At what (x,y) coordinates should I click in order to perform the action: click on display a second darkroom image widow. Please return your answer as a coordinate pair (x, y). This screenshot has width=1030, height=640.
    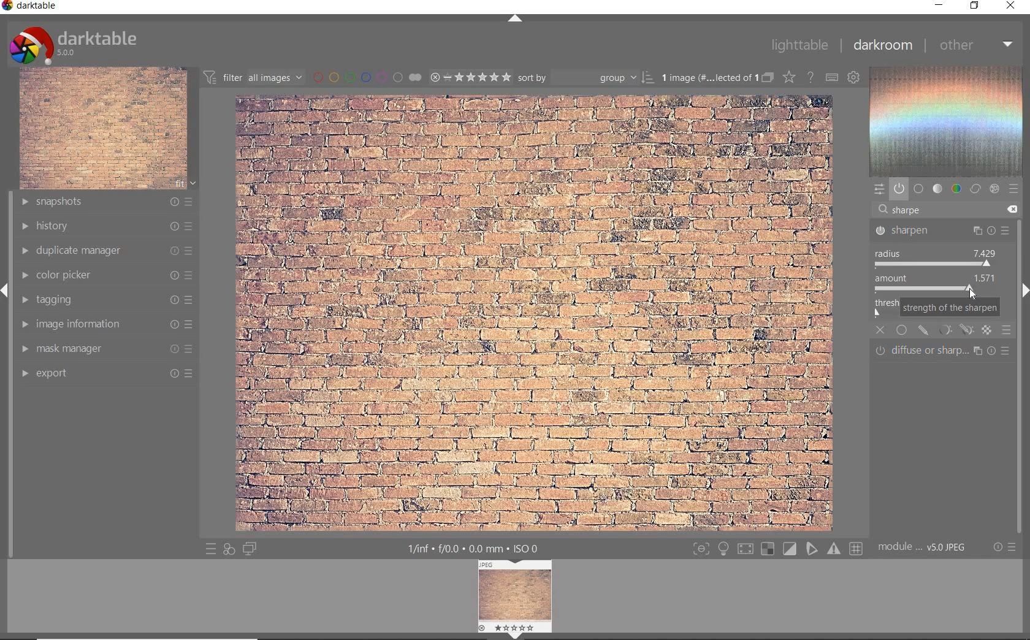
    Looking at the image, I should click on (251, 549).